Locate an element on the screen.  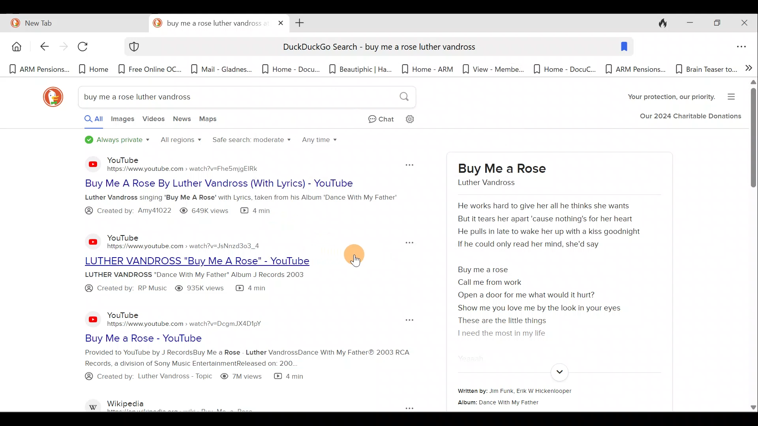
buy me a rose luther vandross is located at coordinates (498, 174).